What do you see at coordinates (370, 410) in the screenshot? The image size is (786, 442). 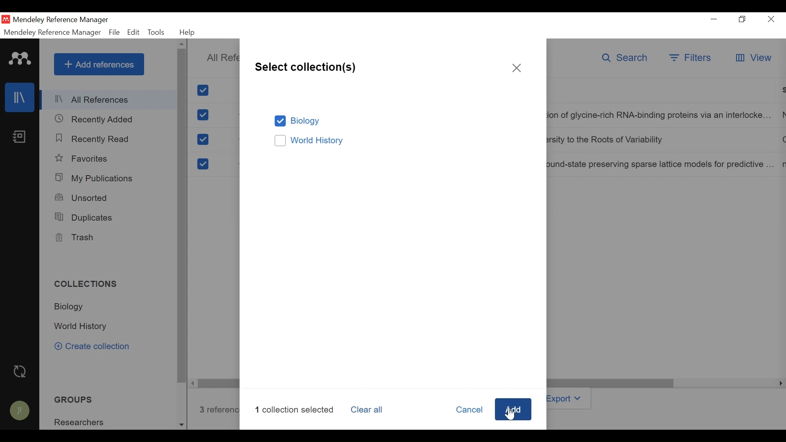 I see `Clear All` at bounding box center [370, 410].